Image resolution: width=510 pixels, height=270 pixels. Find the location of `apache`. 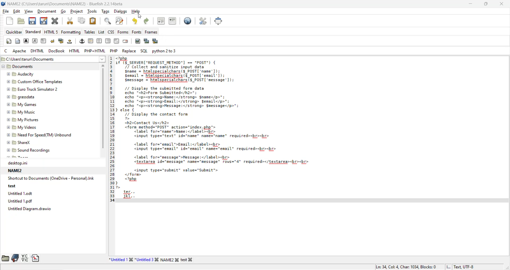

apache is located at coordinates (19, 50).